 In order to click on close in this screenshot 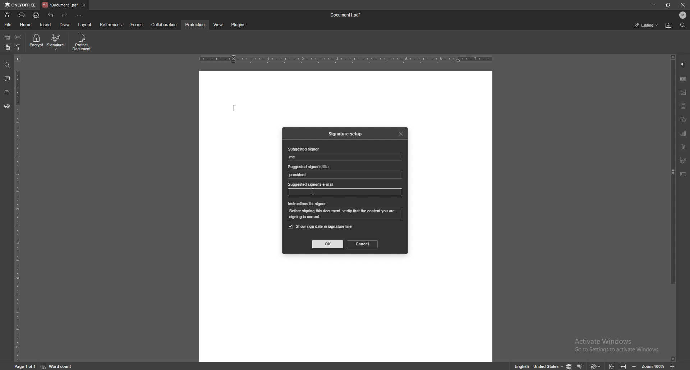, I will do `click(402, 133)`.